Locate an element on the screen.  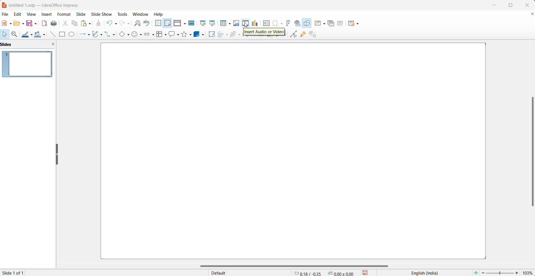
insert special character is located at coordinates (278, 23).